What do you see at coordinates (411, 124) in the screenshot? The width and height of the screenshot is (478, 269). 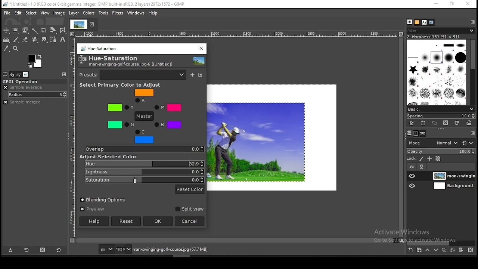 I see `edit this brush` at bounding box center [411, 124].